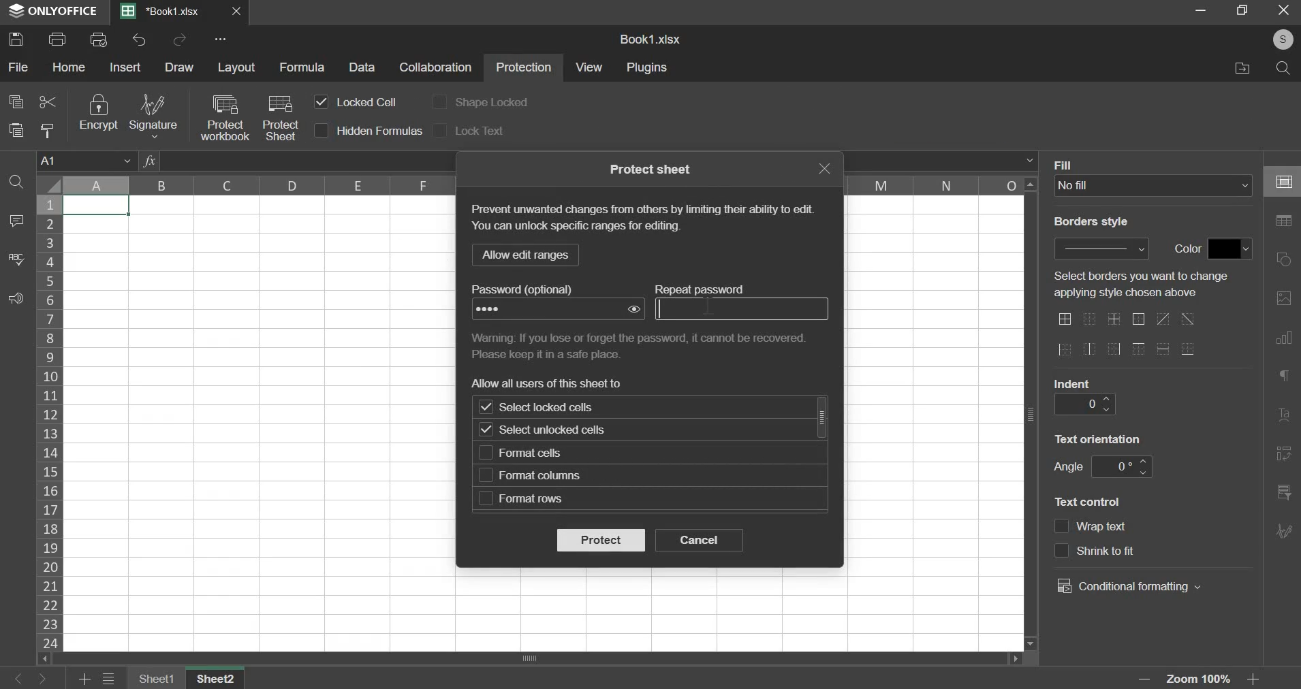 This screenshot has height=689, width=1301. Describe the element at coordinates (559, 432) in the screenshot. I see `select unlocked cells` at that location.